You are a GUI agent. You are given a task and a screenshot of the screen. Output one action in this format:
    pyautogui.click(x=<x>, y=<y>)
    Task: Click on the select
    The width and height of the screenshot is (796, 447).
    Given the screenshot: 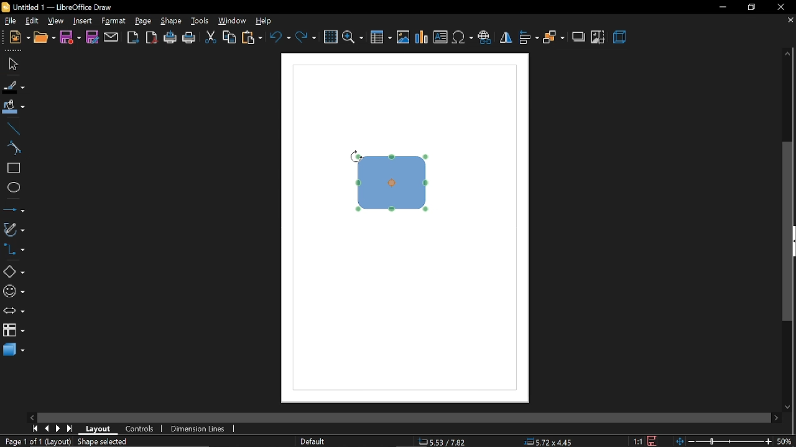 What is the action you would take?
    pyautogui.click(x=11, y=65)
    